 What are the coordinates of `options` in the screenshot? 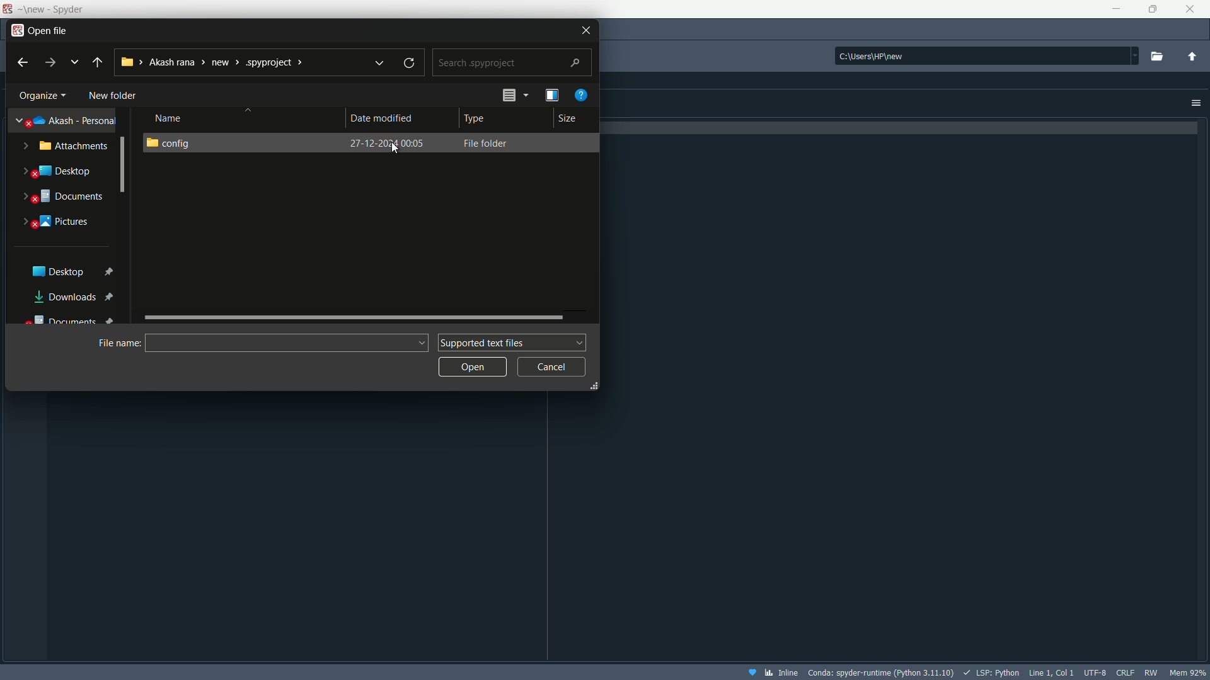 It's located at (1192, 102).